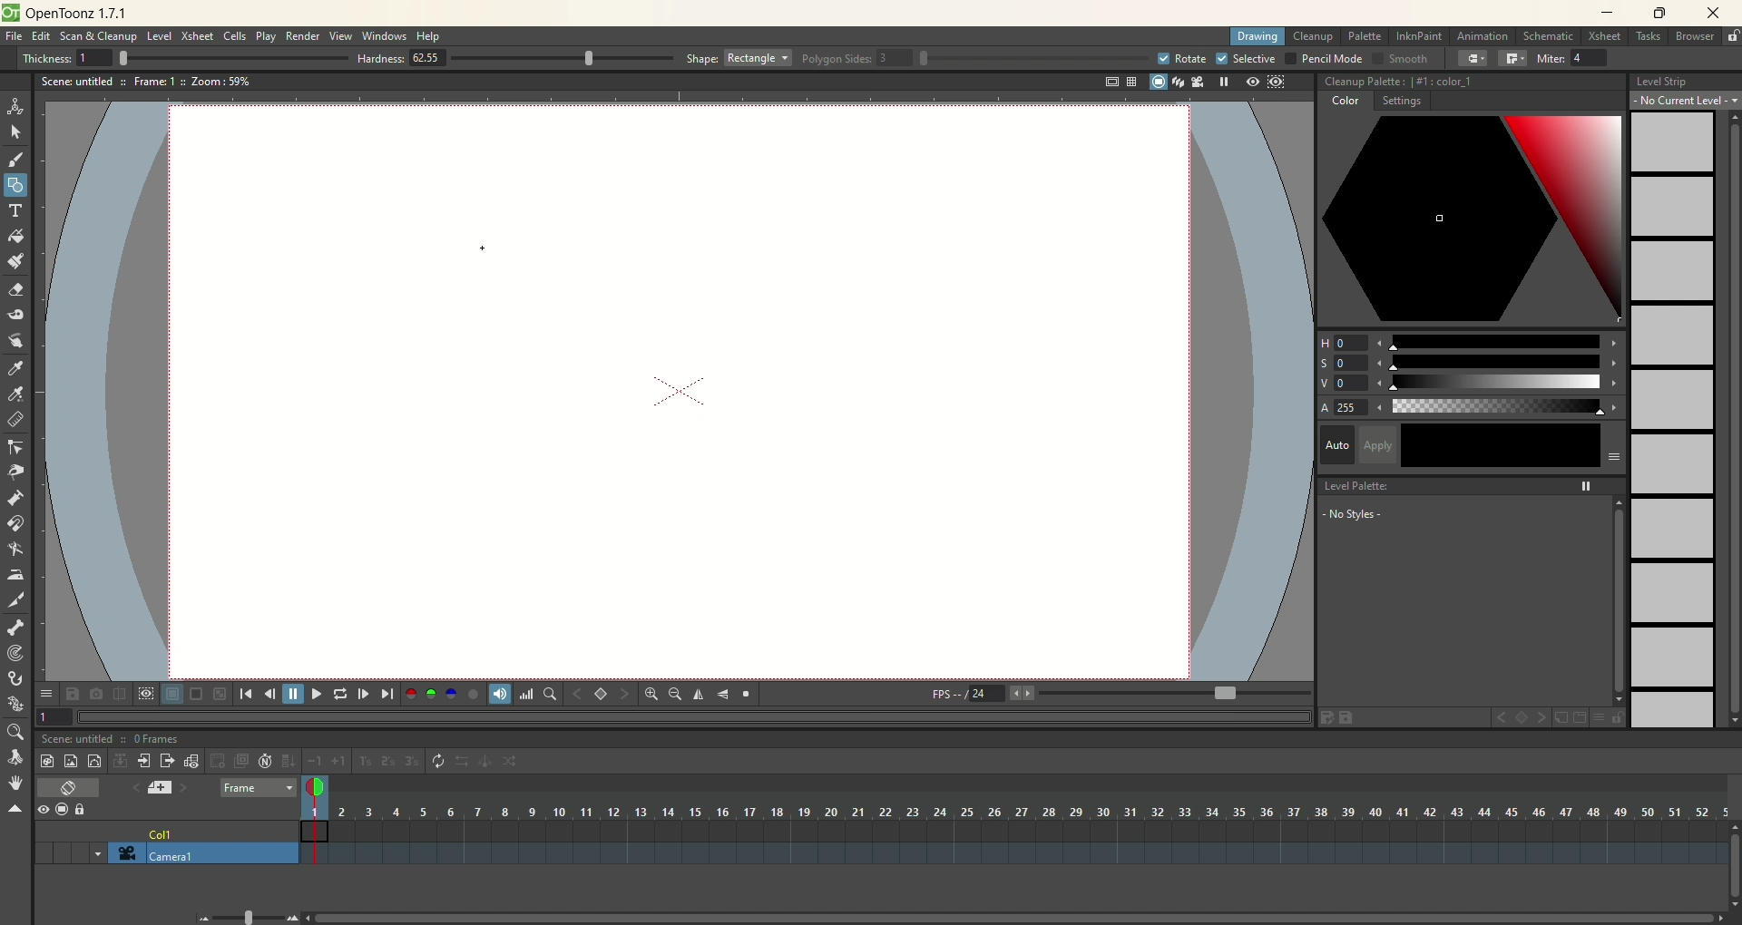 The height and width of the screenshot is (925, 1742). Describe the element at coordinates (288, 761) in the screenshot. I see `fill in empty cells` at that location.